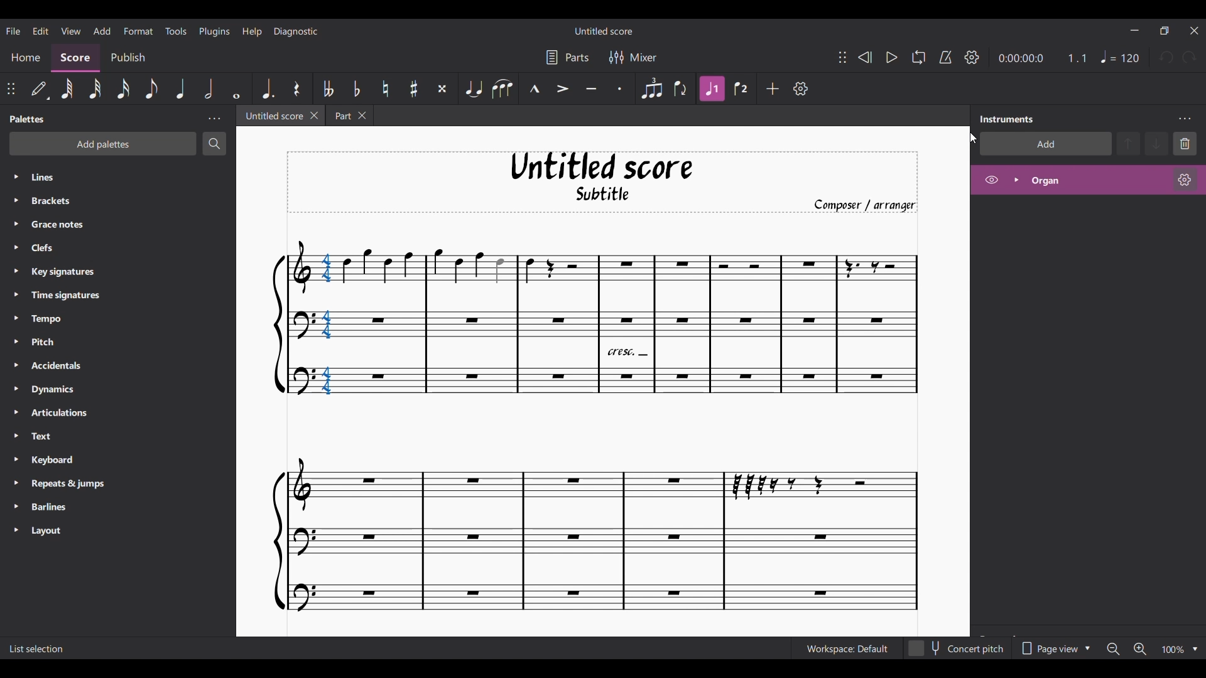 The image size is (1206, 678). What do you see at coordinates (956, 648) in the screenshot?
I see `Toggle for Concert pitch ` at bounding box center [956, 648].